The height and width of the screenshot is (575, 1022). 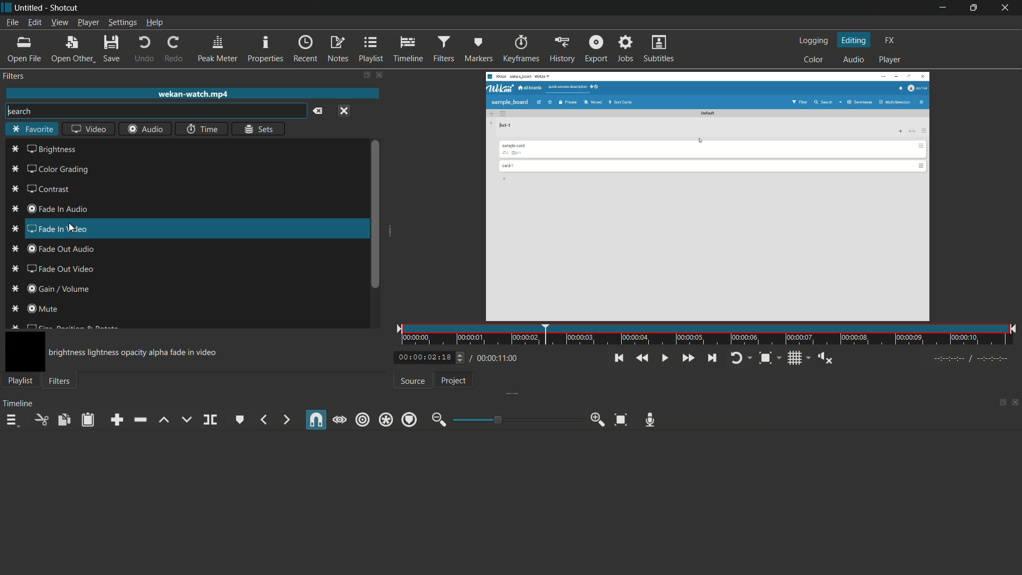 I want to click on properties, so click(x=266, y=49).